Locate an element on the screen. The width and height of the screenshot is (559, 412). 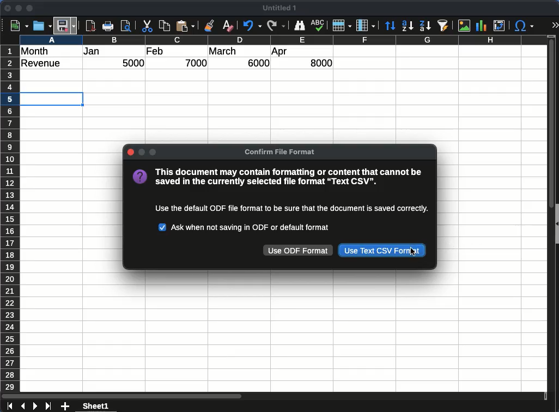
Print is located at coordinates (110, 26).